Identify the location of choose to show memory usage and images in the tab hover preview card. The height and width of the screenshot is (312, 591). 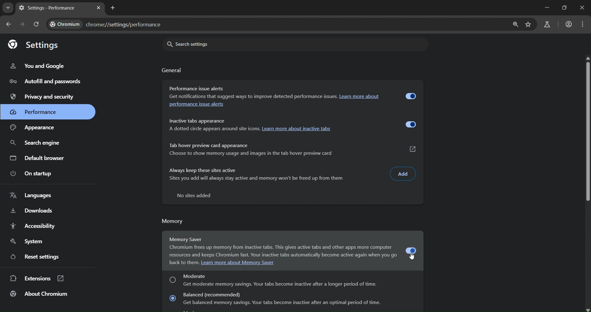
(251, 153).